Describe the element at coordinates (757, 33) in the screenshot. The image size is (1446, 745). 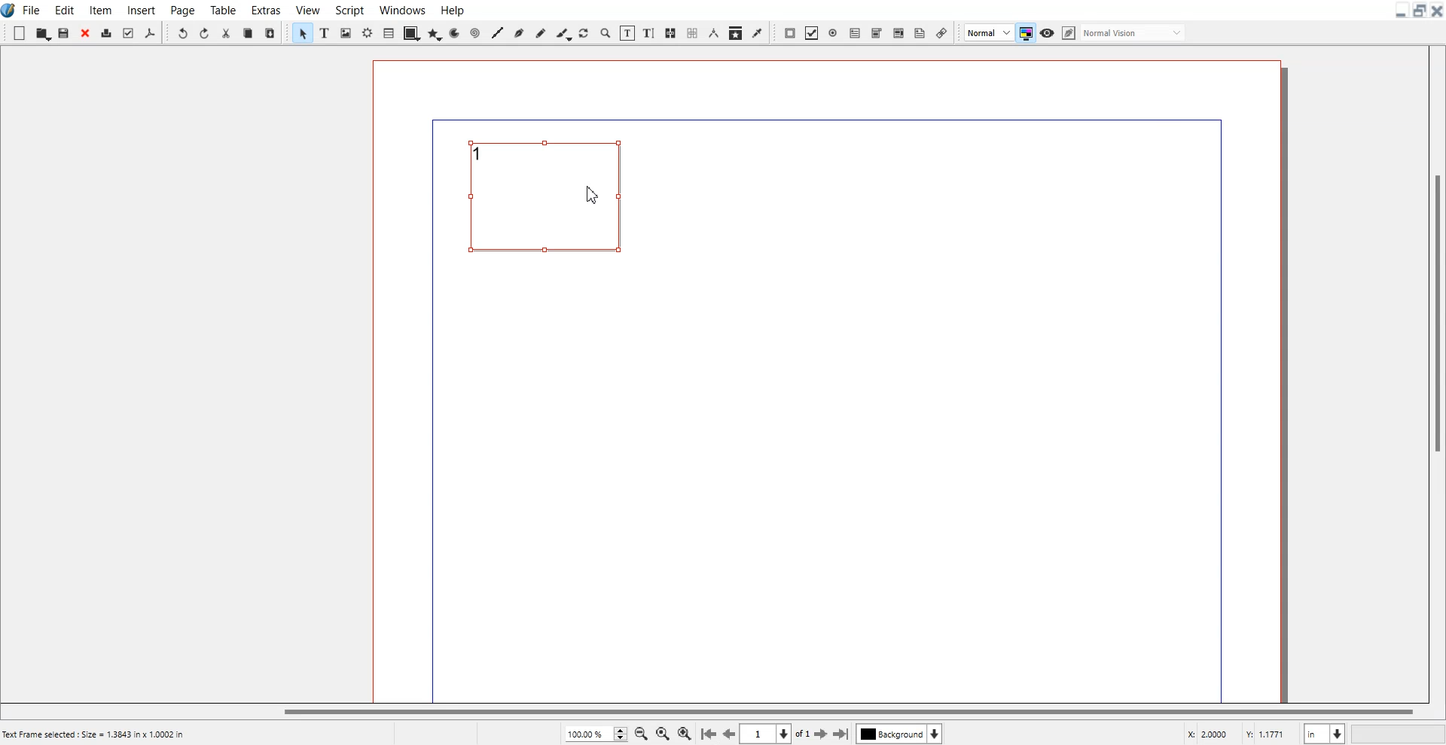
I see `Eye Dropper` at that location.